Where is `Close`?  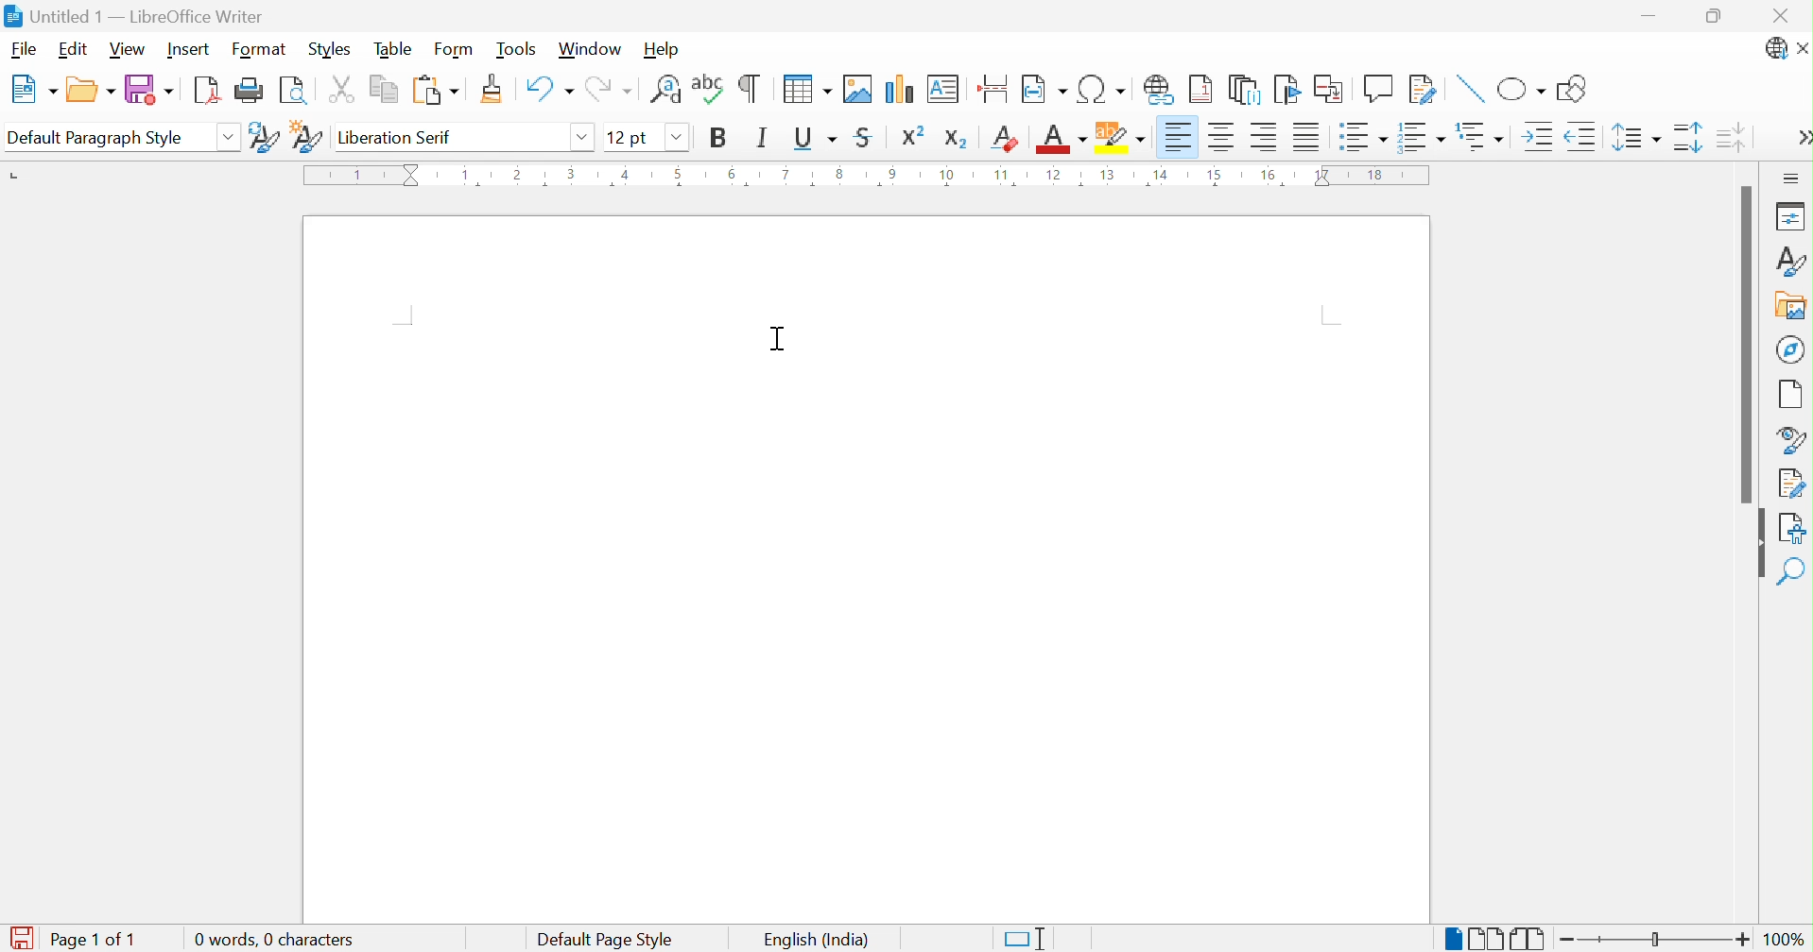 Close is located at coordinates (1780, 16).